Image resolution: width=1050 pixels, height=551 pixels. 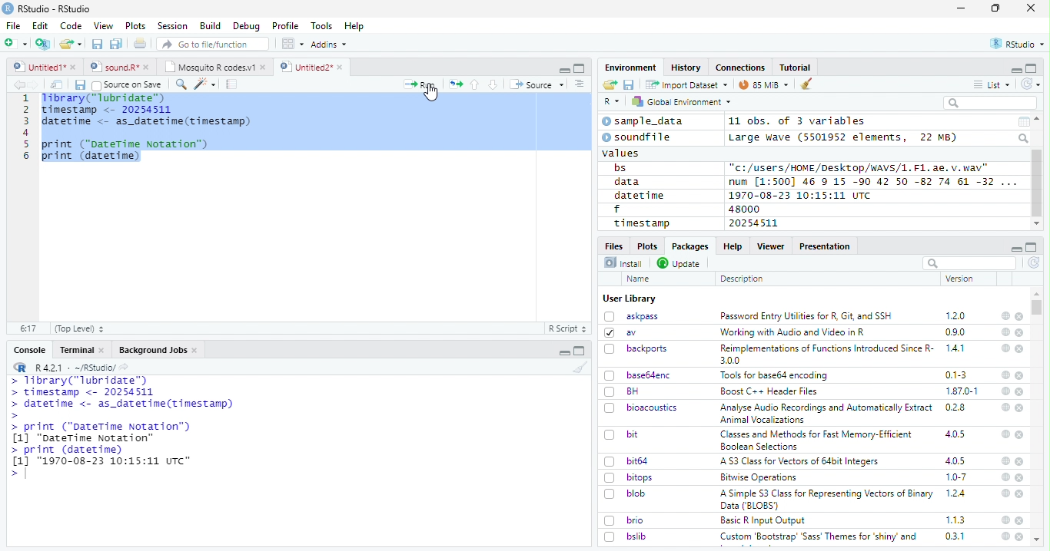 What do you see at coordinates (321, 26) in the screenshot?
I see `Tools` at bounding box center [321, 26].